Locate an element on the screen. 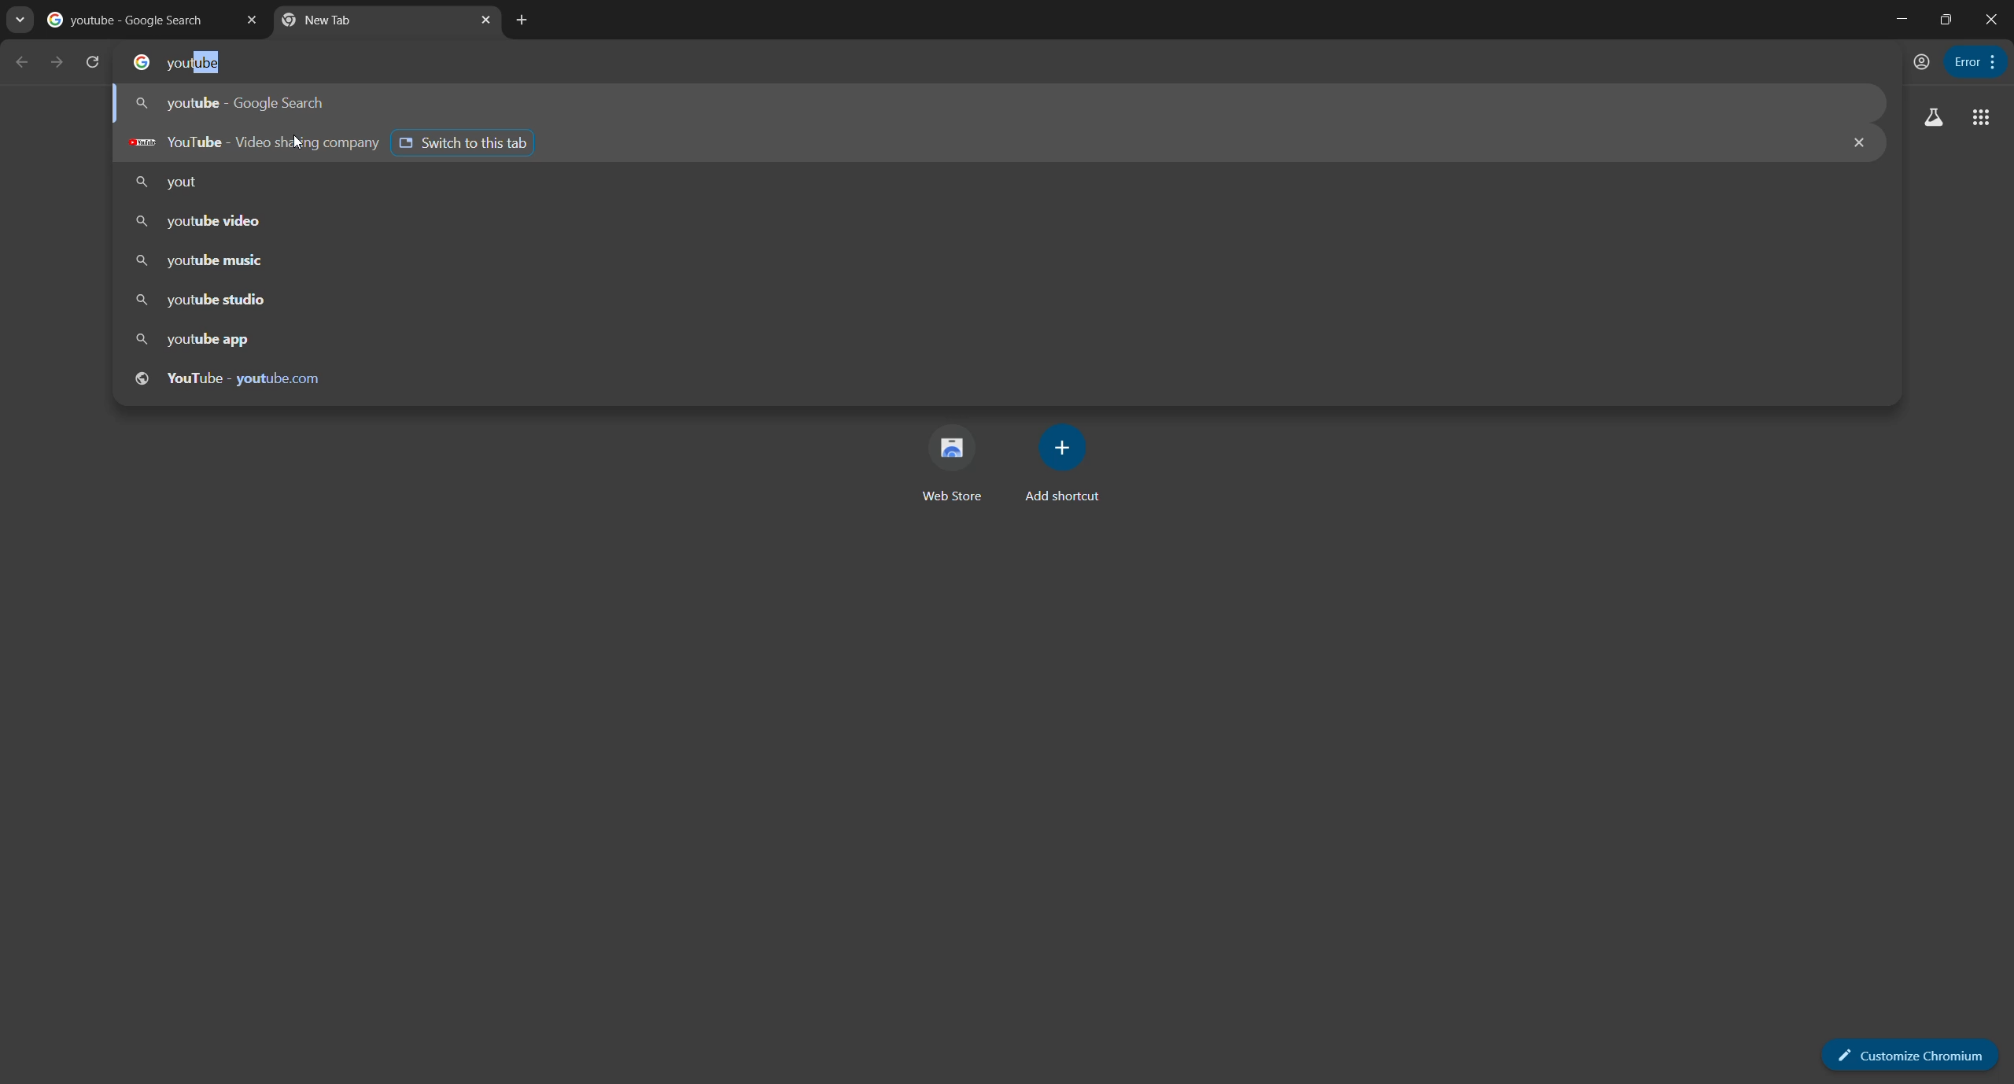  youtube is located at coordinates (196, 65).